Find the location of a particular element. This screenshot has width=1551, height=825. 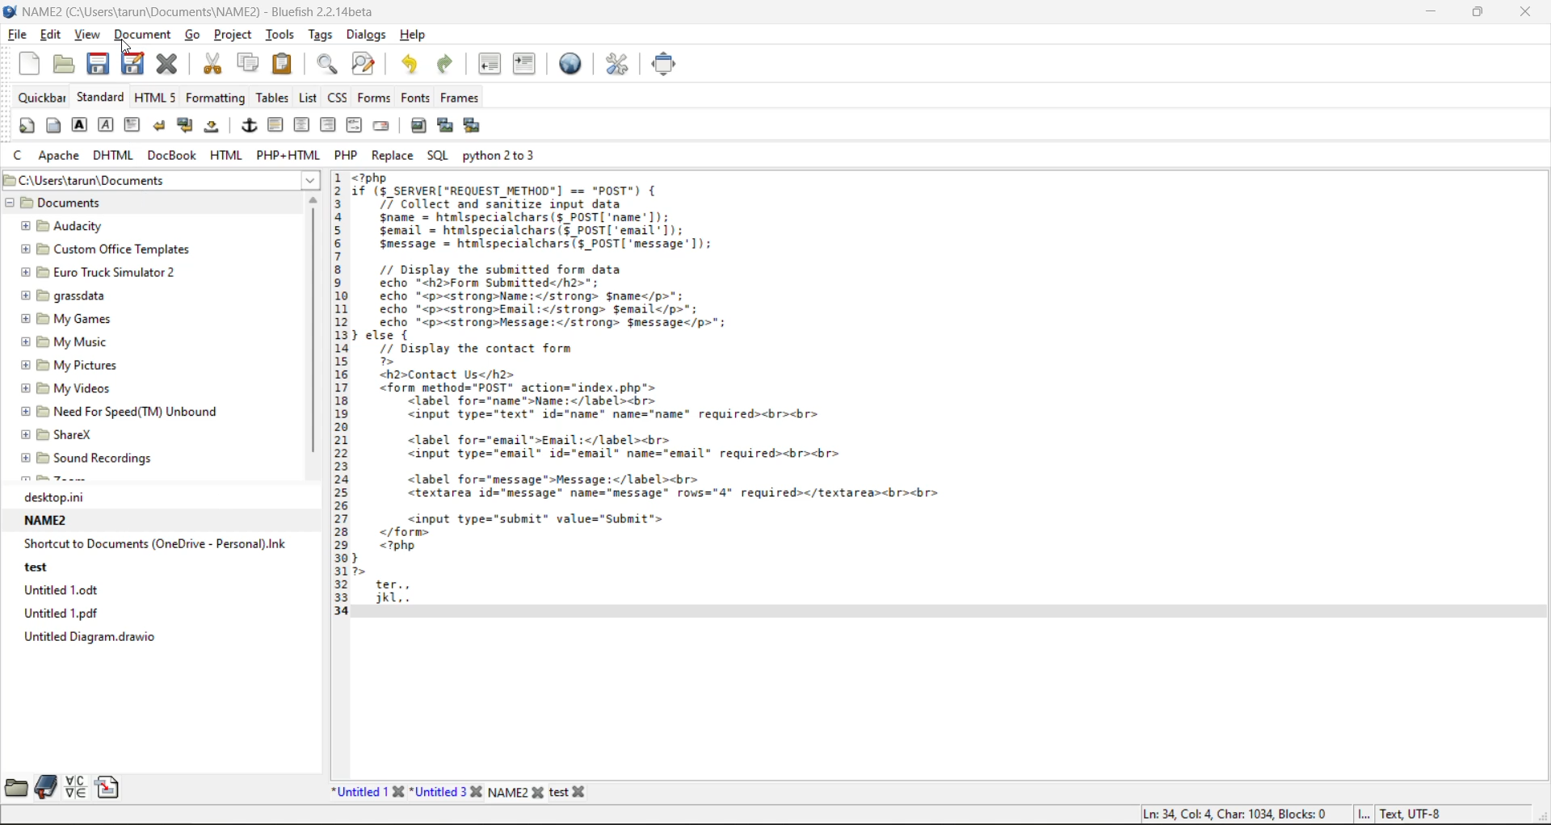

body is located at coordinates (54, 125).